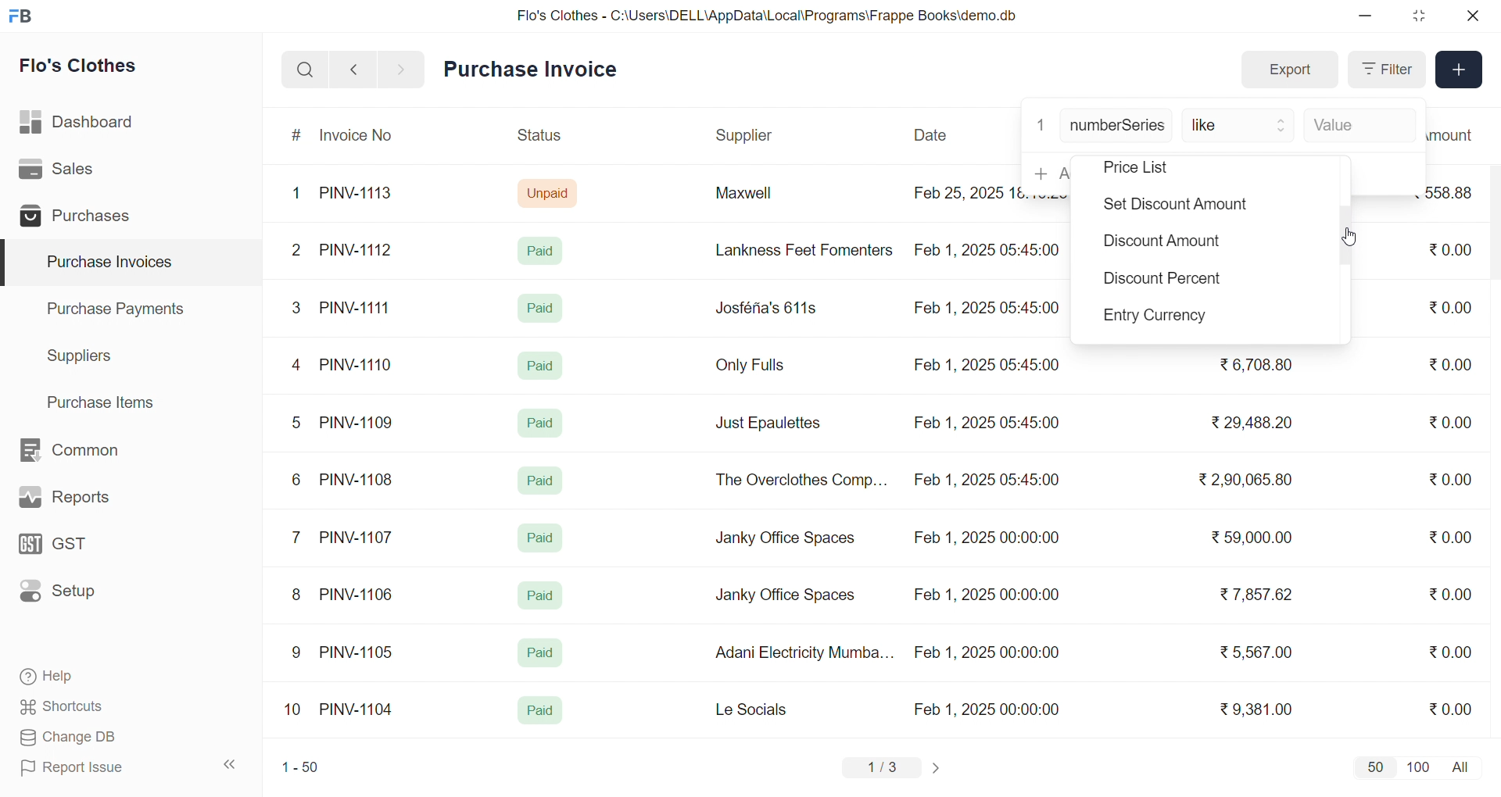  I want to click on Paid, so click(540, 711).